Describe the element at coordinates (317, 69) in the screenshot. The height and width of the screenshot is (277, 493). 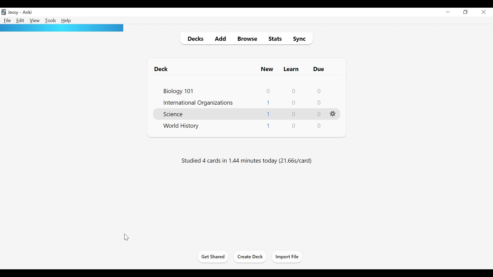
I see `Due Cards` at that location.